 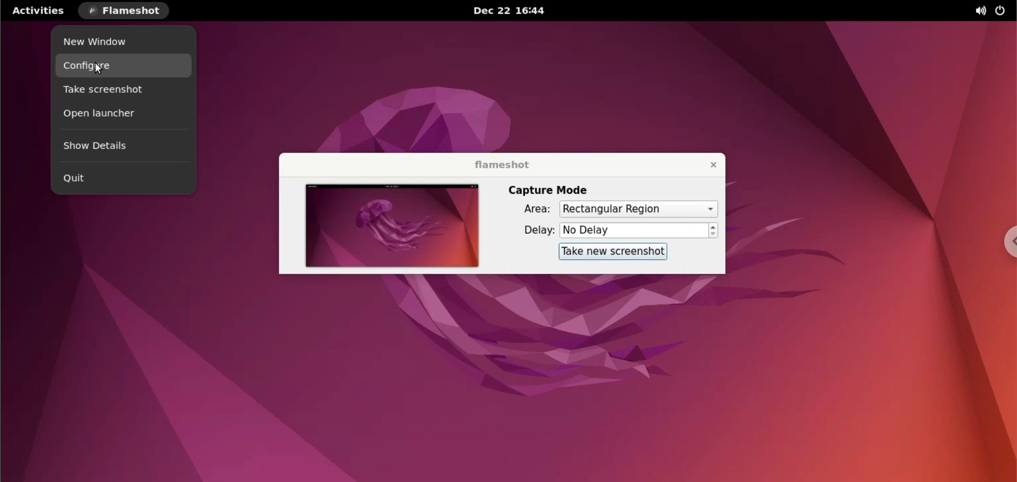 I want to click on flameshot , so click(x=500, y=164).